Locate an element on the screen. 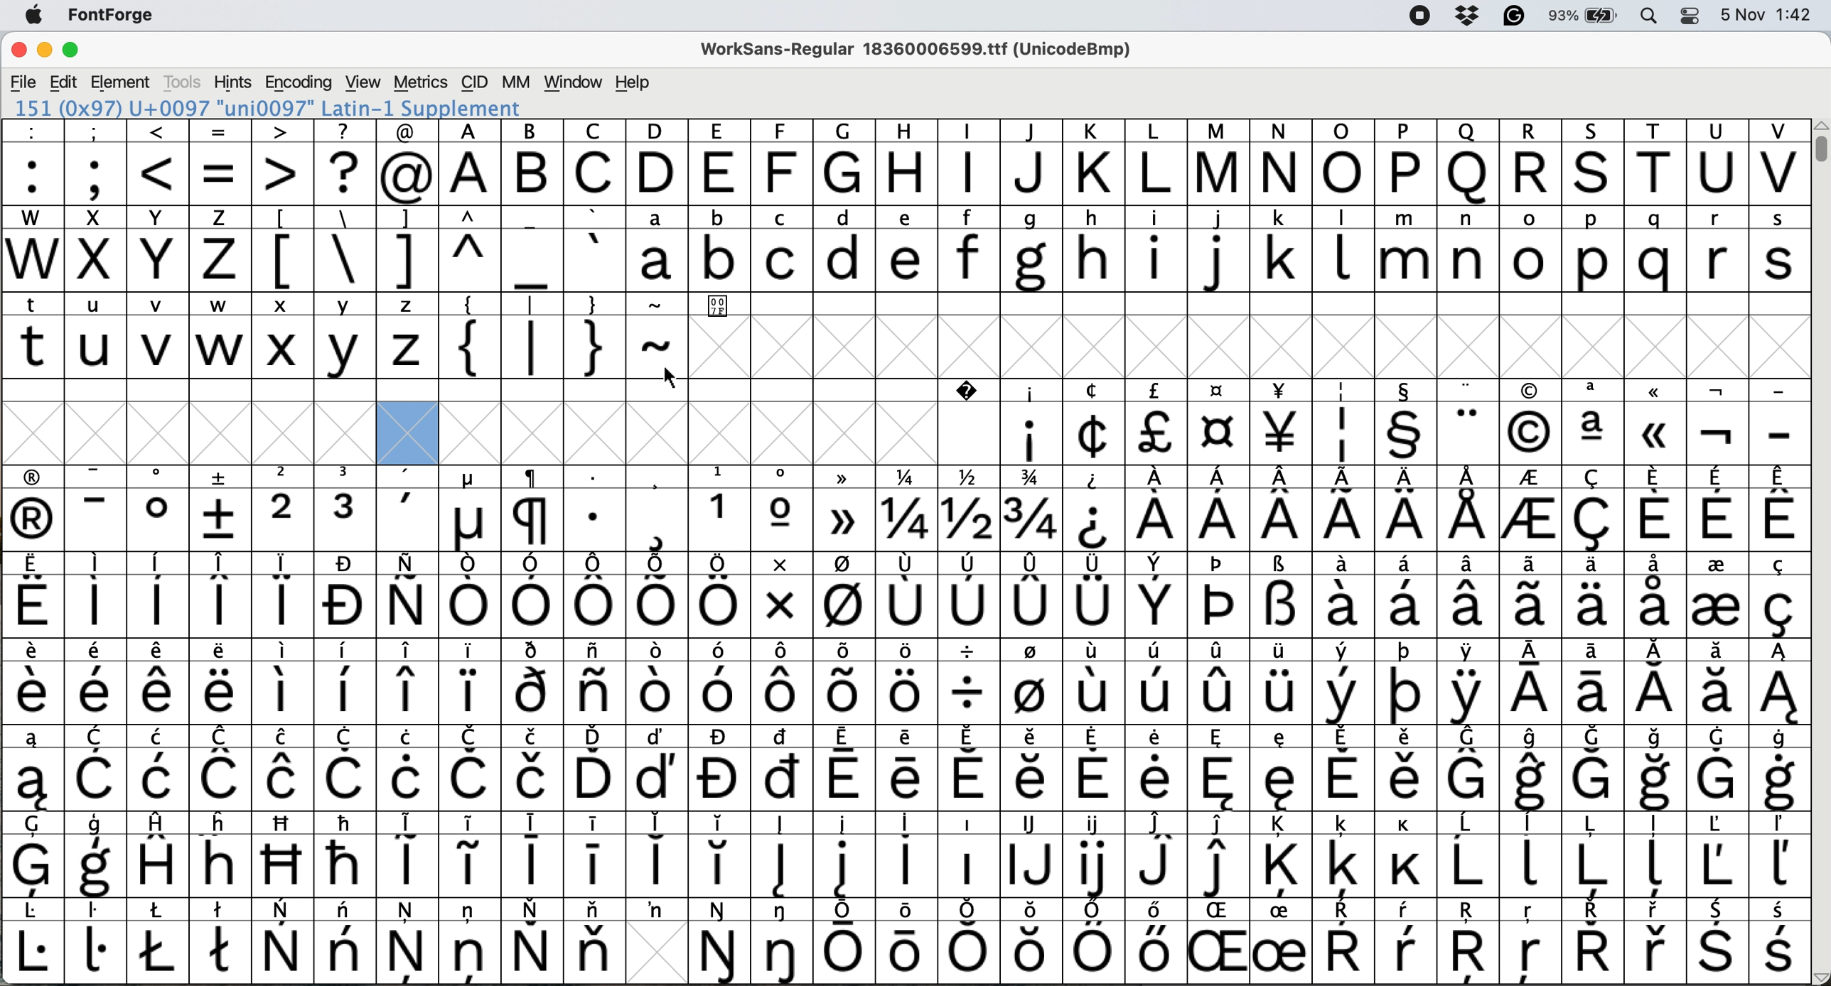 The image size is (1831, 986). symbol is located at coordinates (1406, 509).